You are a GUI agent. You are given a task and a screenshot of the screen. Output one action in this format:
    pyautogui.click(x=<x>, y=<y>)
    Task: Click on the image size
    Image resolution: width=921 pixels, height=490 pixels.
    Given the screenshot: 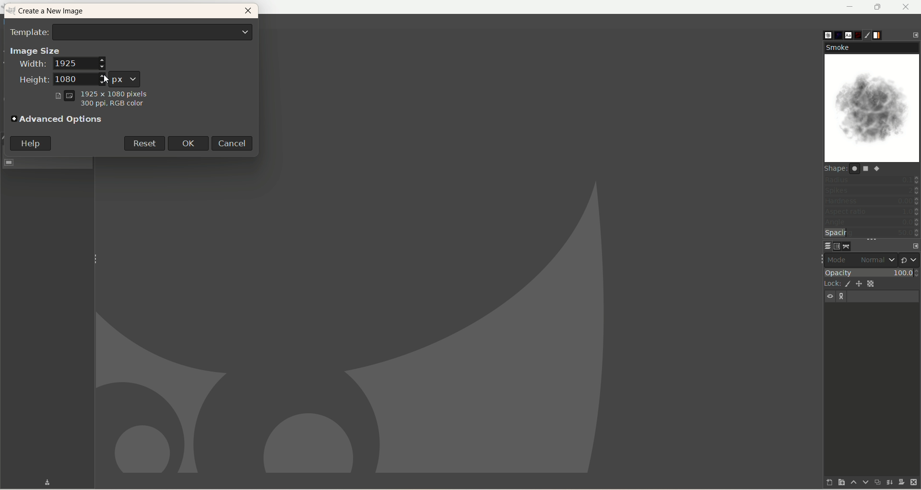 What is the action you would take?
    pyautogui.click(x=35, y=50)
    